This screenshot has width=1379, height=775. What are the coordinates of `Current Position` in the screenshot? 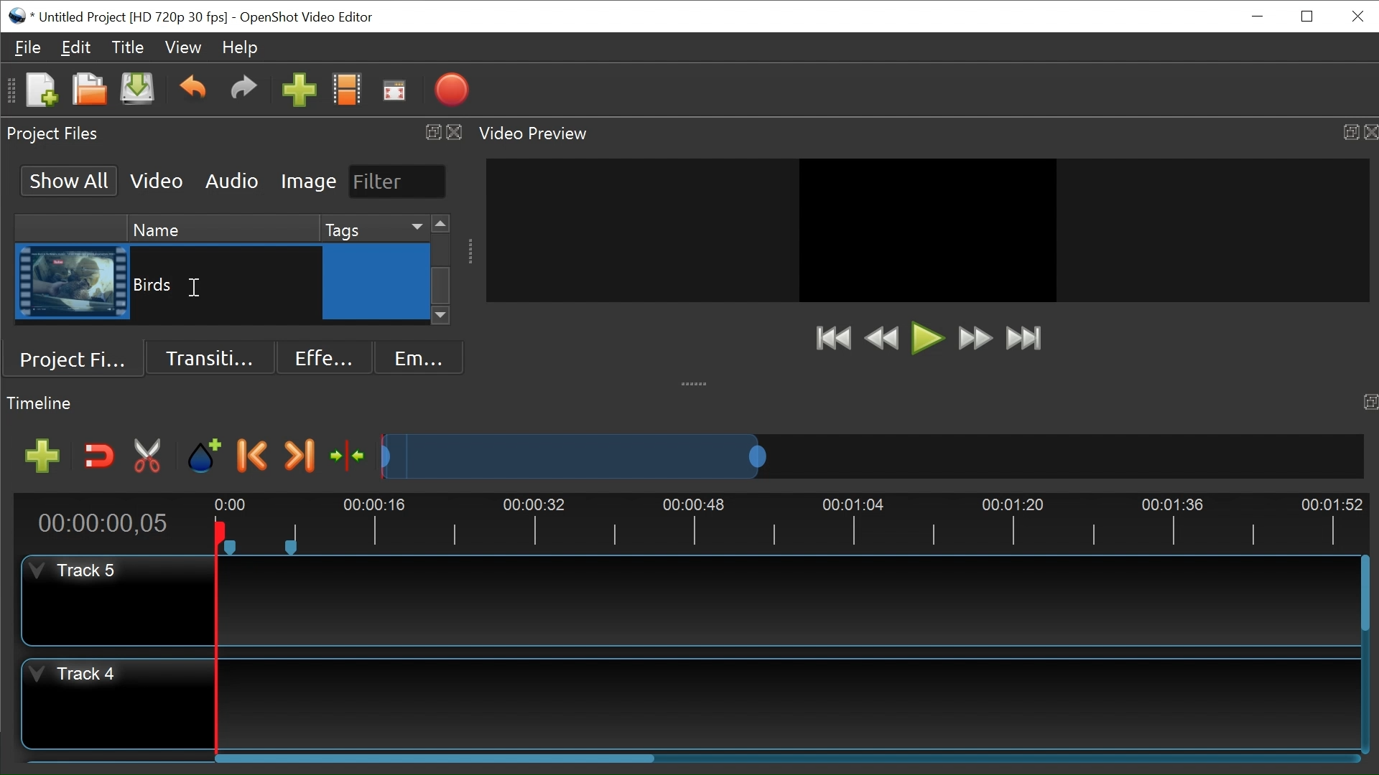 It's located at (102, 525).